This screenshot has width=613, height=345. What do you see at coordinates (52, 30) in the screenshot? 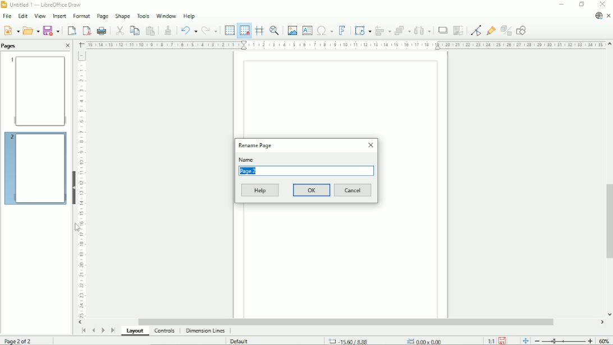
I see `Save` at bounding box center [52, 30].